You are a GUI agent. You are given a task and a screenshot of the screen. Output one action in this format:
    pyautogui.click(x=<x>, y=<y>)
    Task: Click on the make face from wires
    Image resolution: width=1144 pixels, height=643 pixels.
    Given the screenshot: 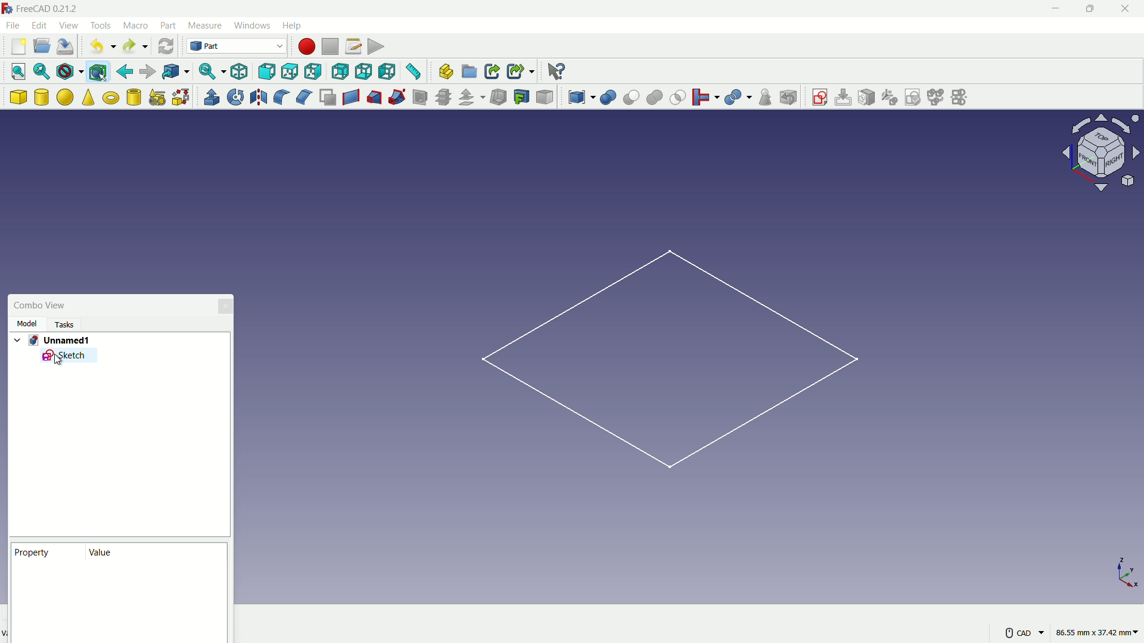 What is the action you would take?
    pyautogui.click(x=328, y=97)
    